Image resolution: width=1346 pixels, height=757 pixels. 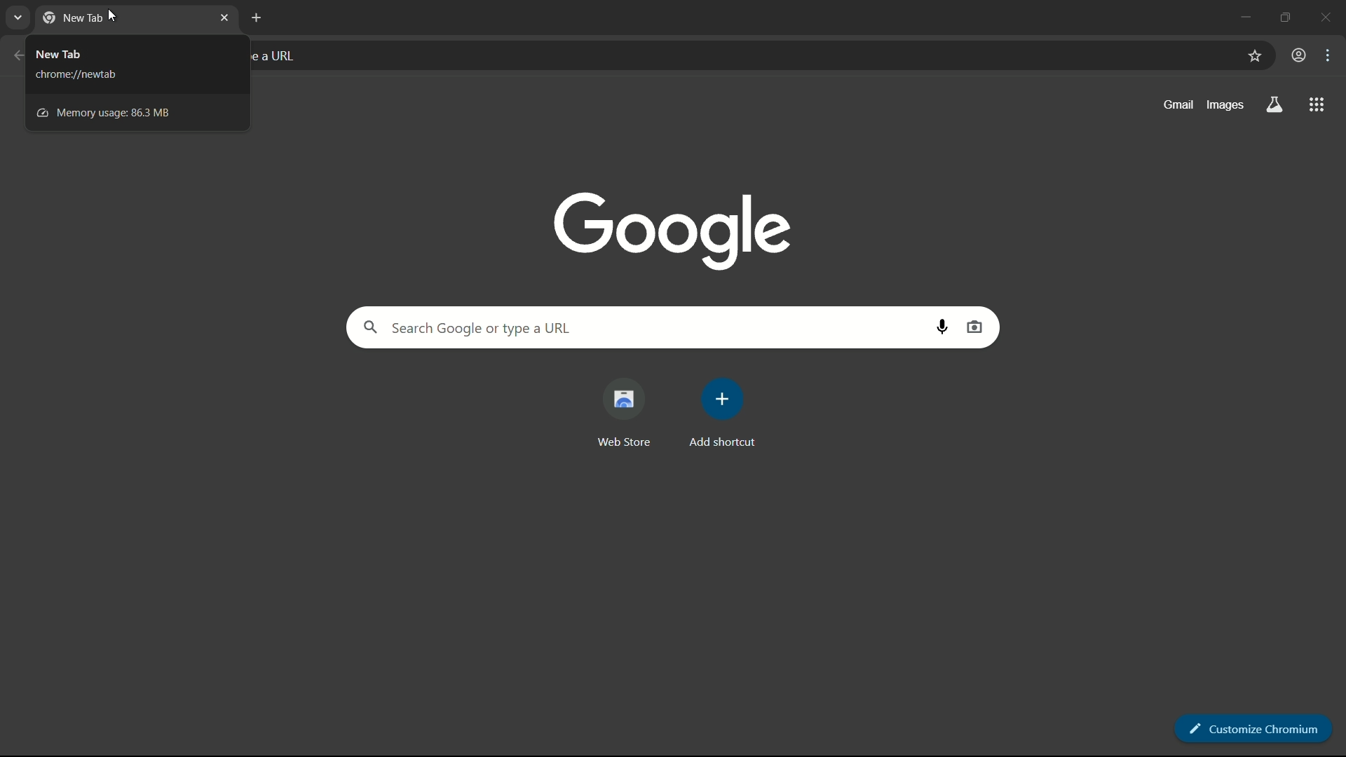 What do you see at coordinates (1223, 105) in the screenshot?
I see `images` at bounding box center [1223, 105].